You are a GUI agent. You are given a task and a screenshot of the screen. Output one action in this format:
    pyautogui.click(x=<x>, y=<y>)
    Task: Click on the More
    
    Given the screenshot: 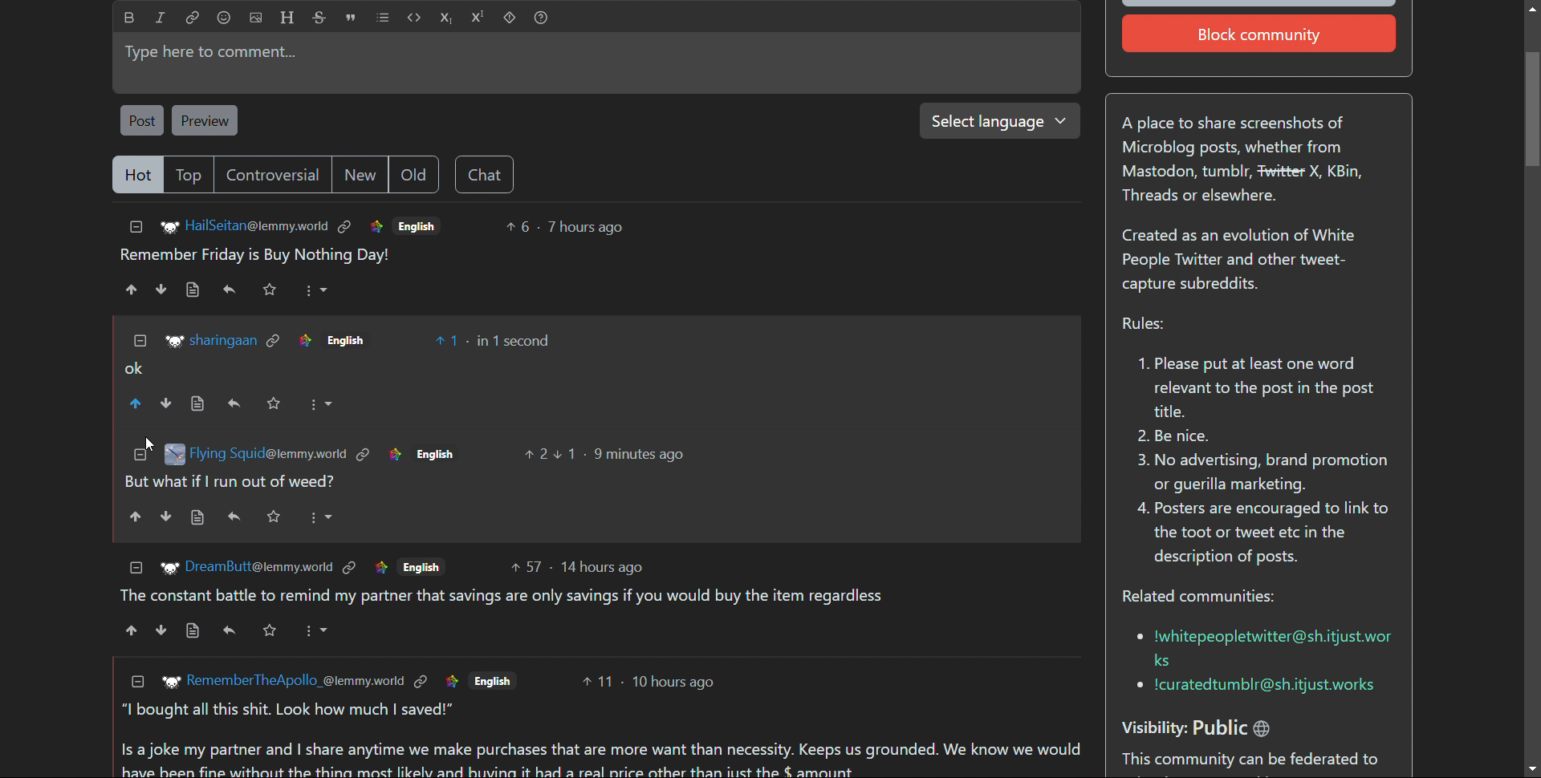 What is the action you would take?
    pyautogui.click(x=315, y=290)
    